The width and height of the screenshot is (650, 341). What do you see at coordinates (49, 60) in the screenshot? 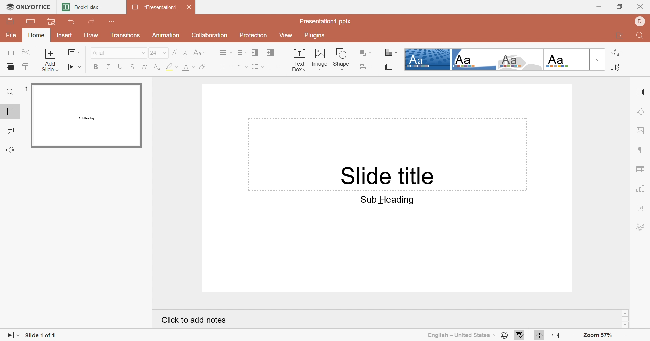
I see `Add slide` at bounding box center [49, 60].